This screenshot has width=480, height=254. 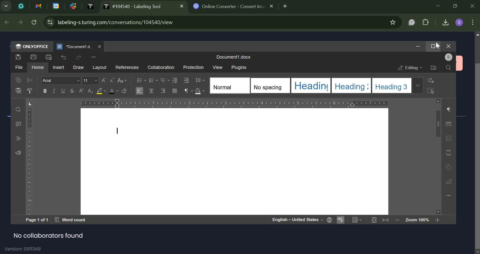 I want to click on search, so click(x=19, y=110).